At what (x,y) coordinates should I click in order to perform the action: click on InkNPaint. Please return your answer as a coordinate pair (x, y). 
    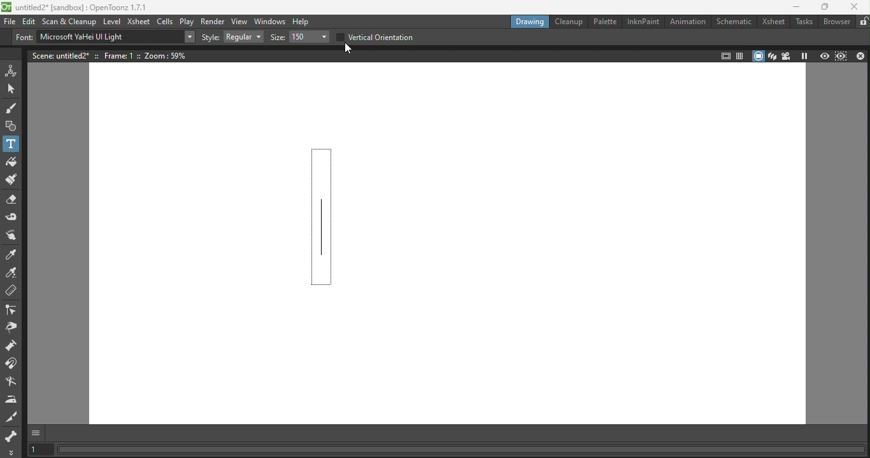
    Looking at the image, I should click on (643, 22).